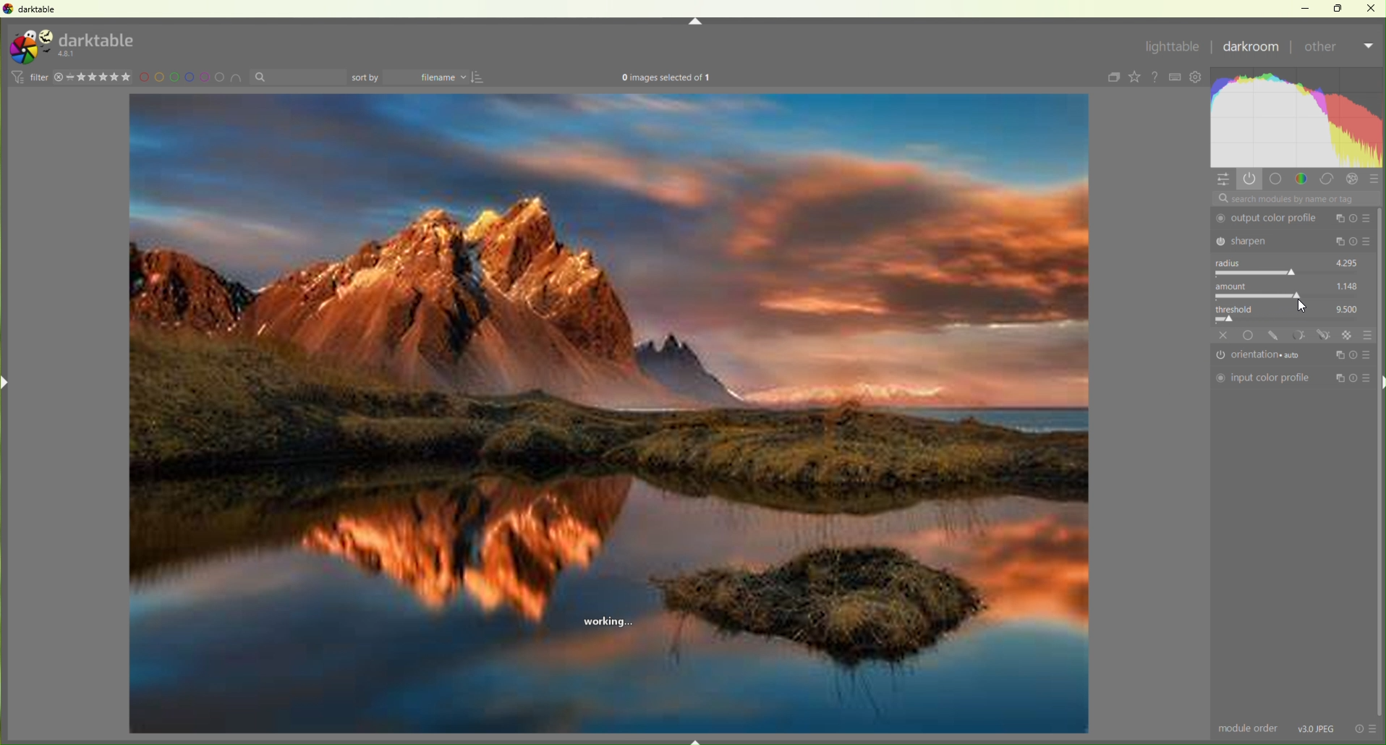 The width and height of the screenshot is (1386, 745). Describe the element at coordinates (1249, 335) in the screenshot. I see `base` at that location.